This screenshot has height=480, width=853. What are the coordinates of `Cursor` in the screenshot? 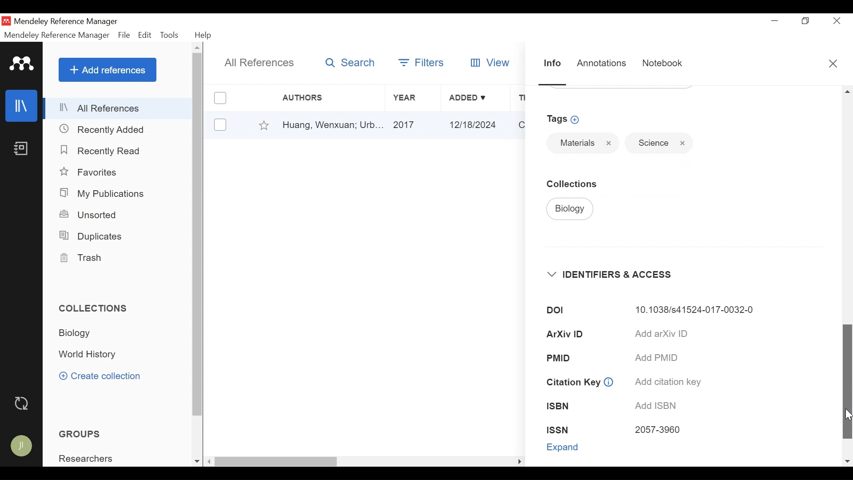 It's located at (848, 415).